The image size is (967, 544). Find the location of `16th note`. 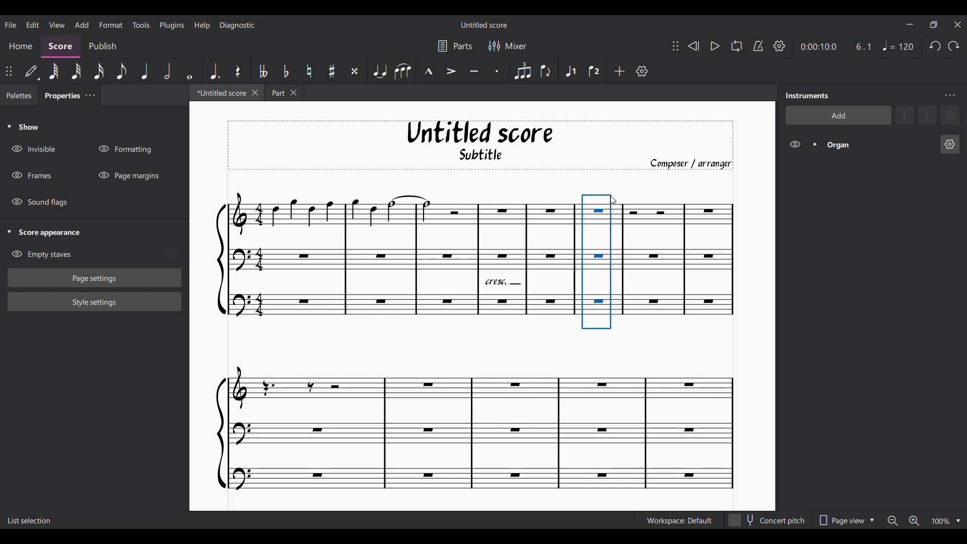

16th note is located at coordinates (99, 72).